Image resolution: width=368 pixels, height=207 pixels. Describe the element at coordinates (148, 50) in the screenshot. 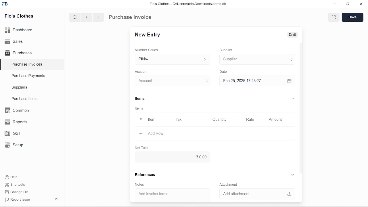

I see `‘Number Series` at that location.